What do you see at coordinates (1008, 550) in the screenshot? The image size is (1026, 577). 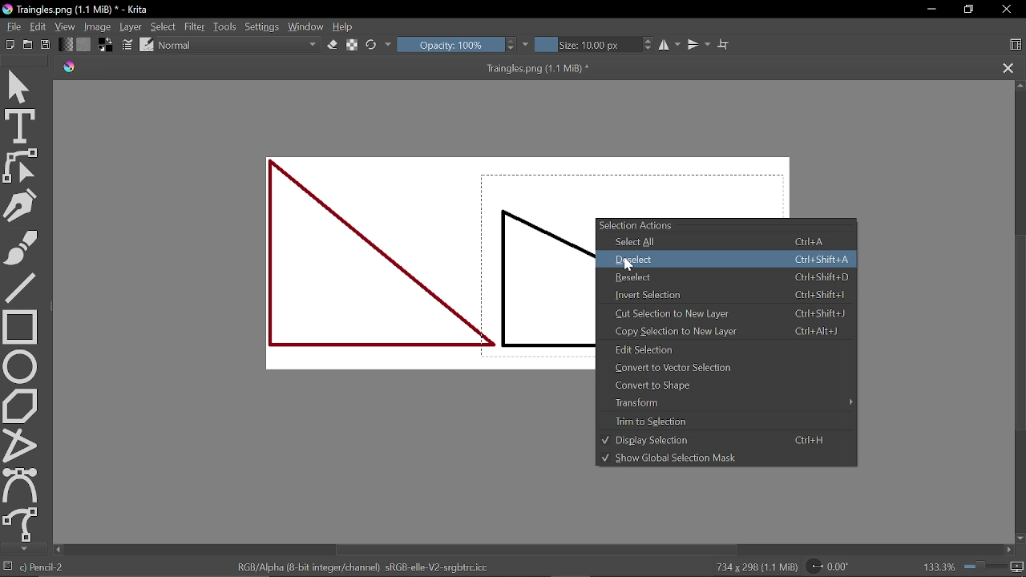 I see `Move left` at bounding box center [1008, 550].